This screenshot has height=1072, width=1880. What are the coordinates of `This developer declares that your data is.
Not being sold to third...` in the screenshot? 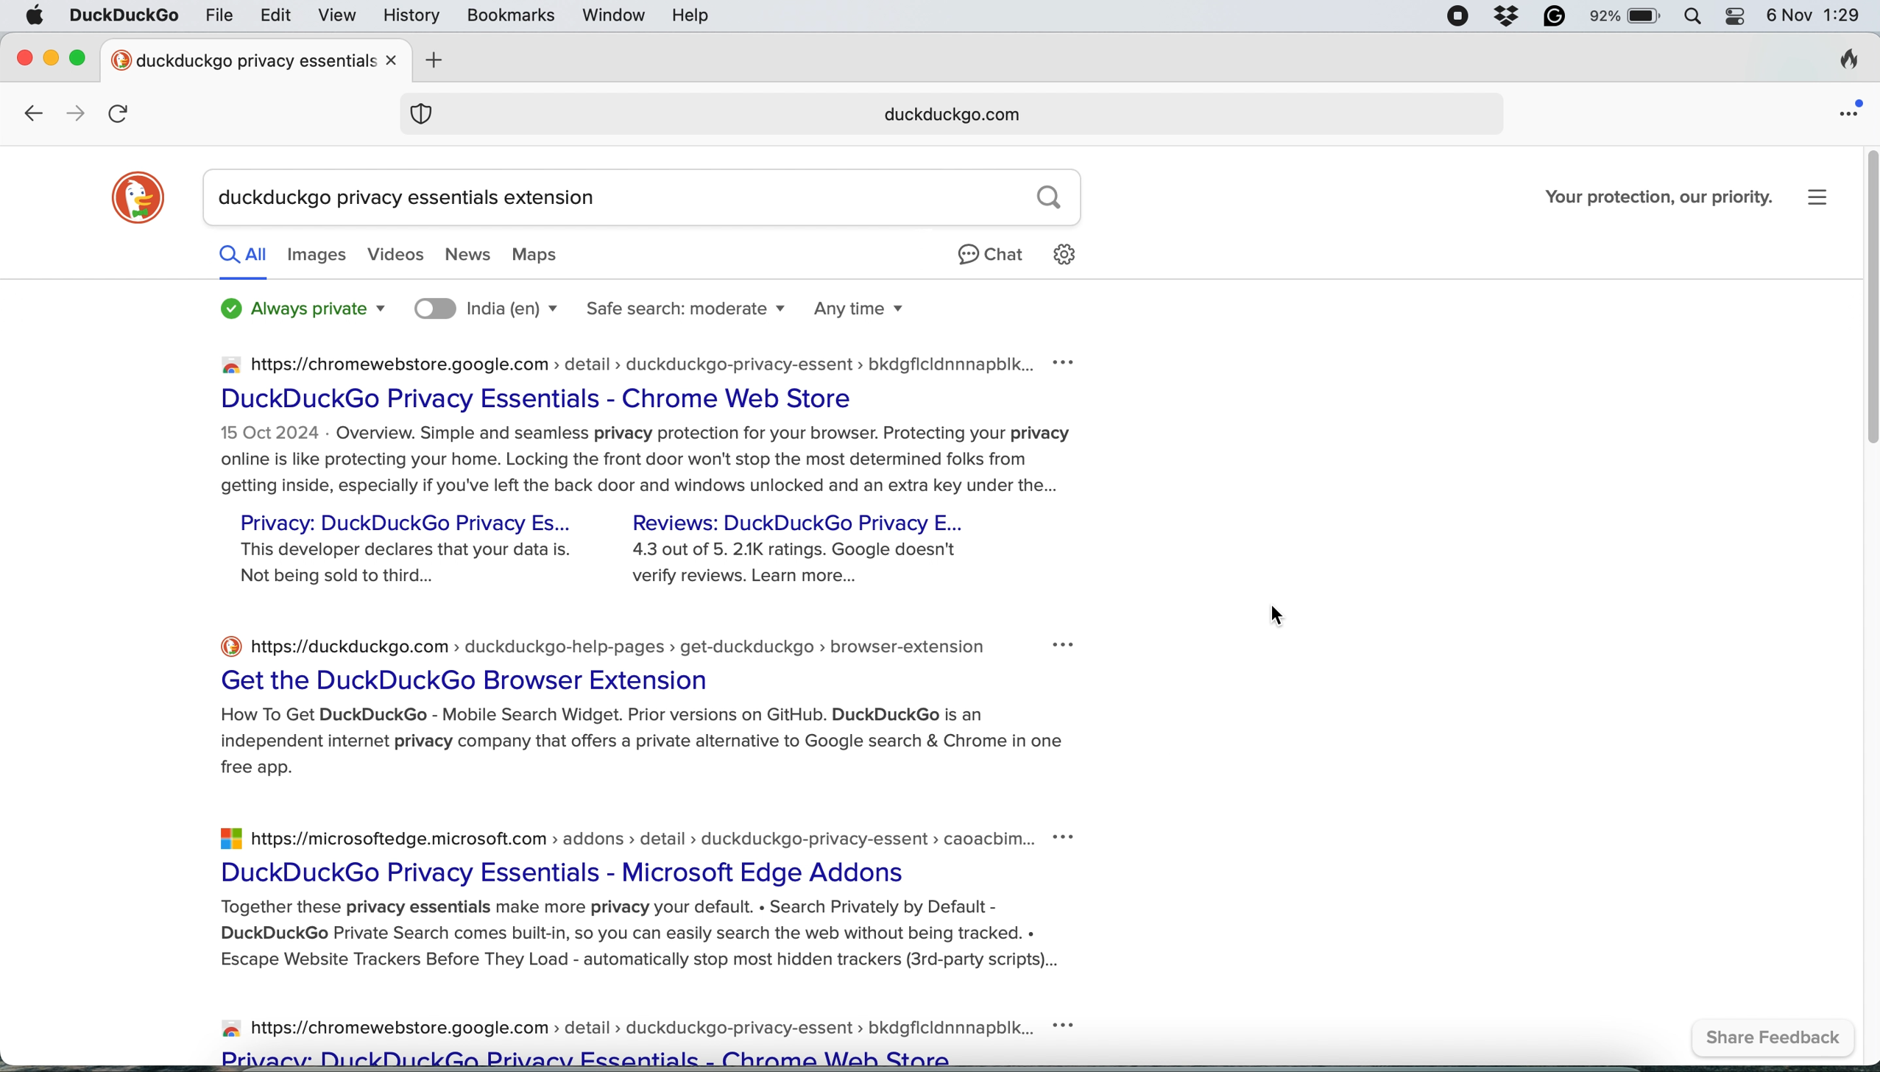 It's located at (405, 562).